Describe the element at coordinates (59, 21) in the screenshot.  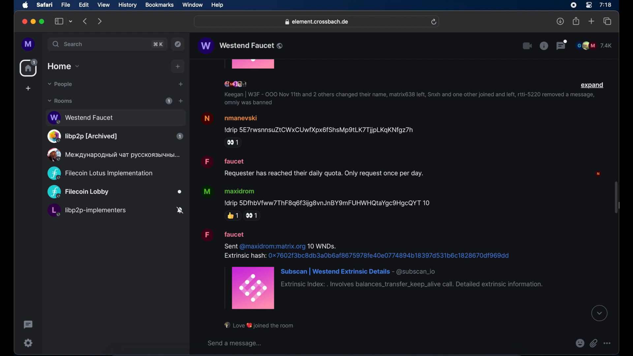
I see `show sidebar` at that location.